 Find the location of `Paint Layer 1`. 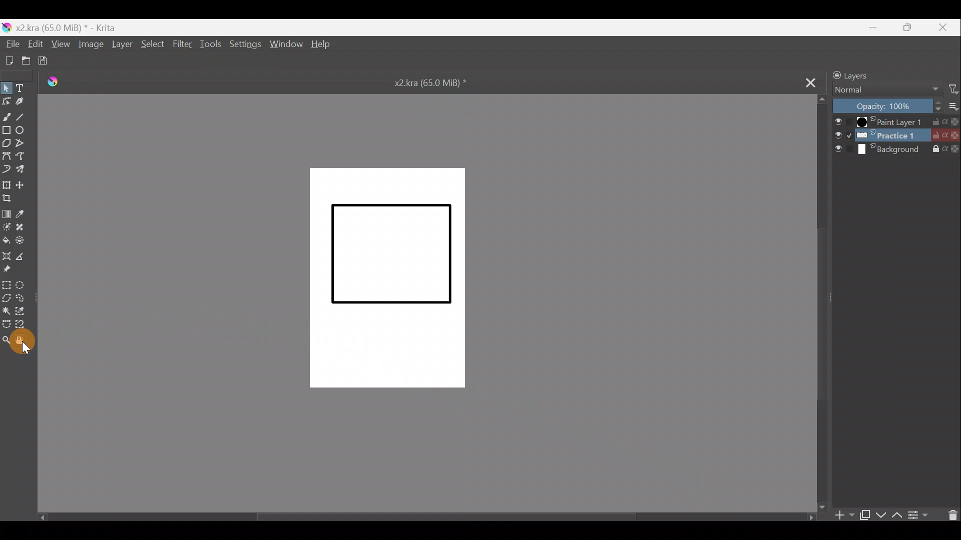

Paint Layer 1 is located at coordinates (896, 123).